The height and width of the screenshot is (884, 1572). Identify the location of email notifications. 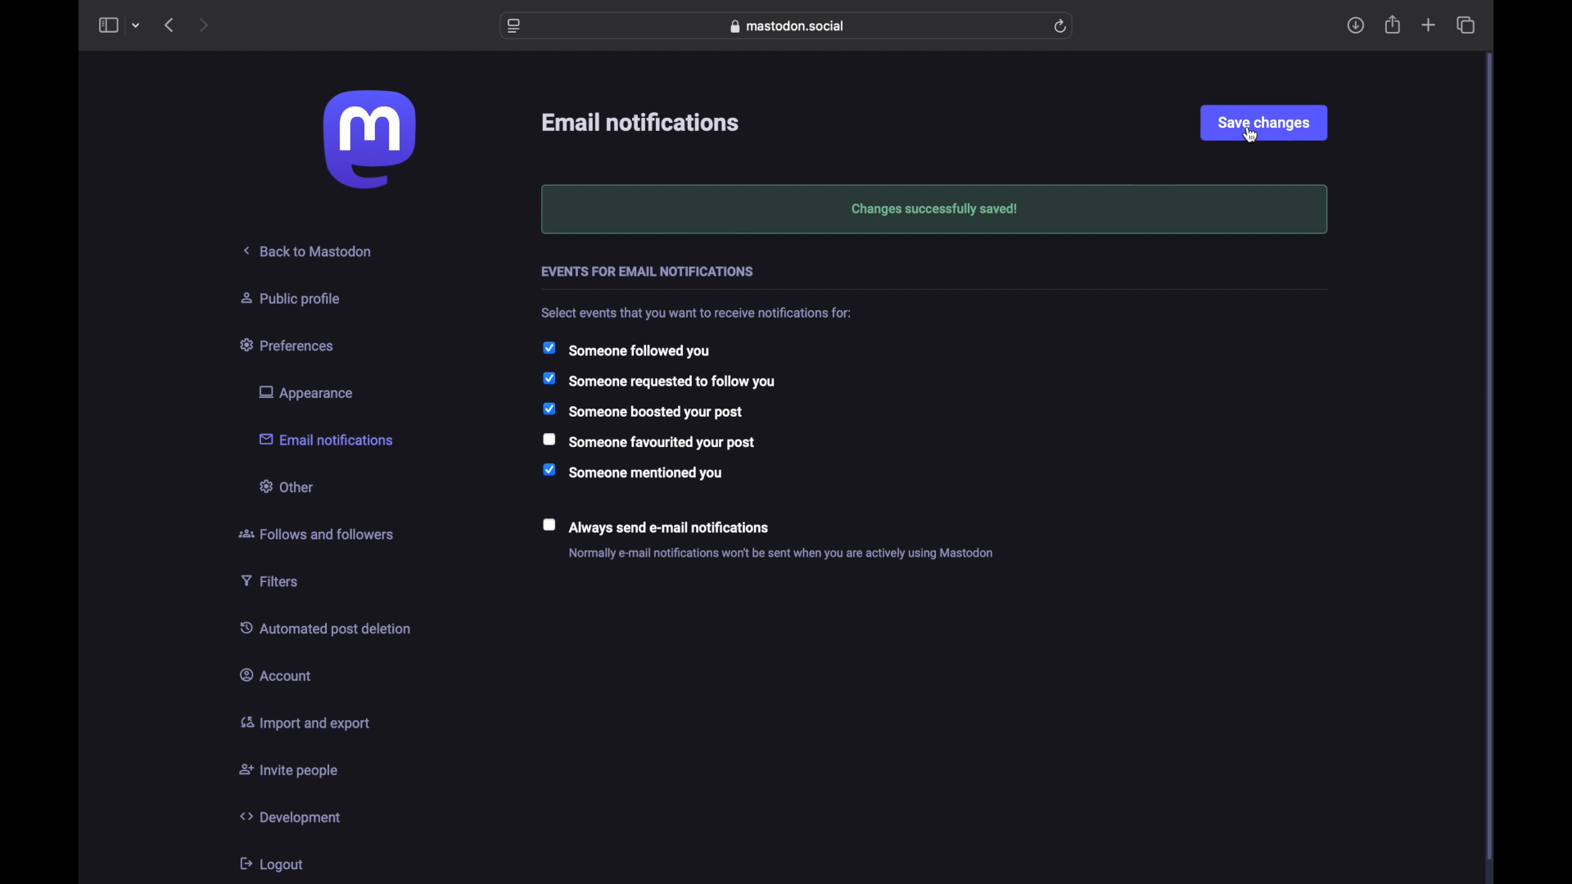
(642, 123).